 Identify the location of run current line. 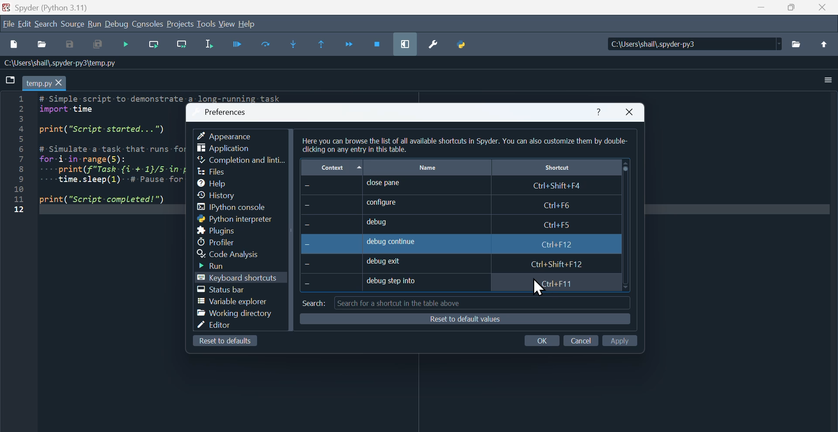
(154, 46).